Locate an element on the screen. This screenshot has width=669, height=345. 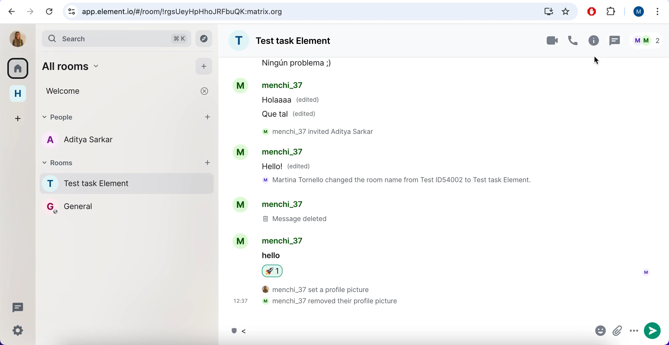
user is located at coordinates (637, 13).